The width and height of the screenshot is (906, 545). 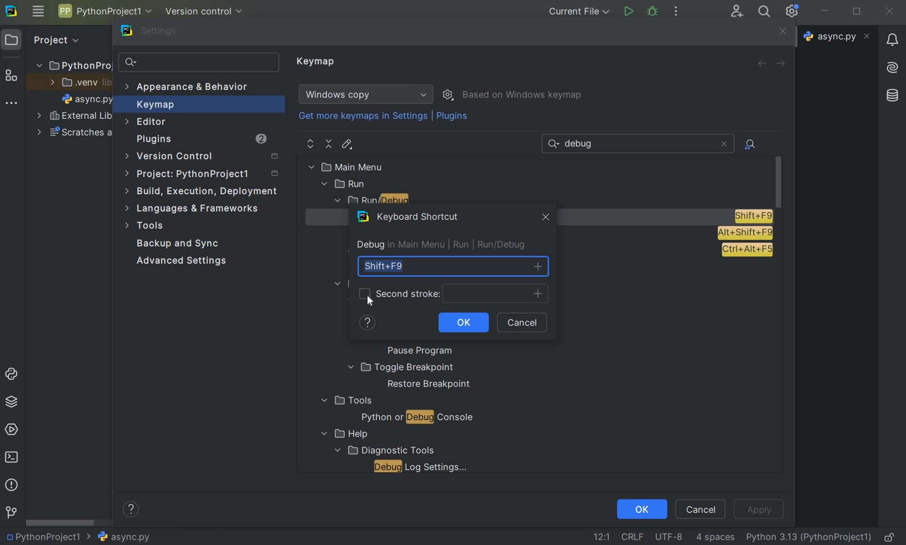 I want to click on scrollbar, so click(x=61, y=523).